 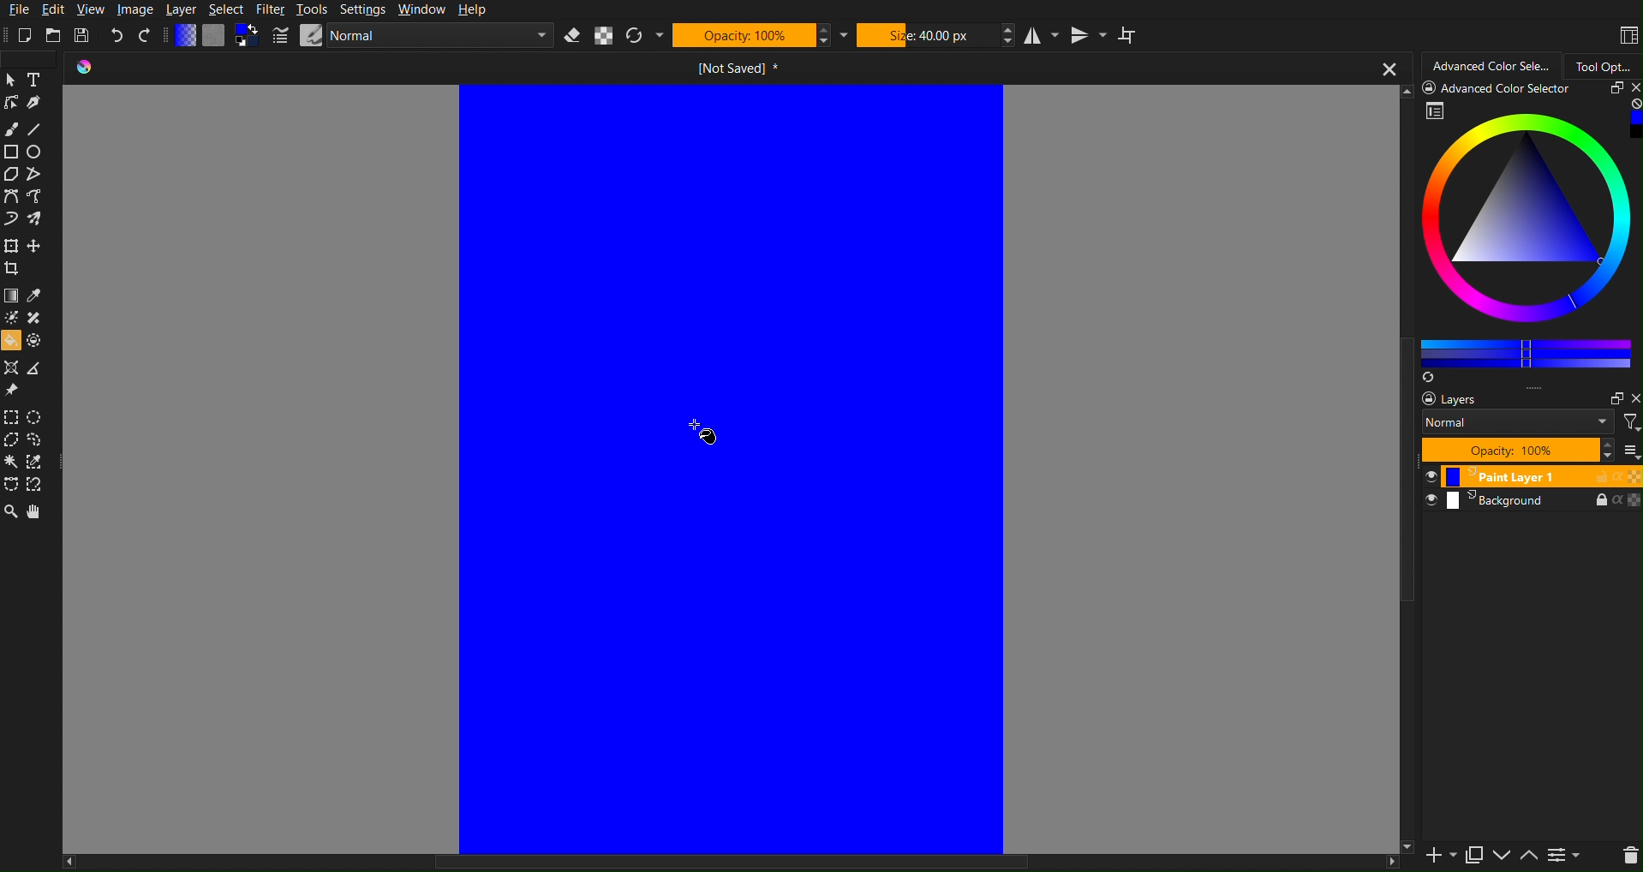 I want to click on Open, so click(x=52, y=34).